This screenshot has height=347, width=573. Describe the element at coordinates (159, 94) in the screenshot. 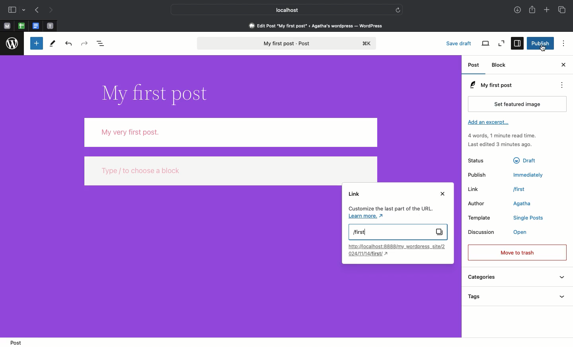

I see `Title` at that location.